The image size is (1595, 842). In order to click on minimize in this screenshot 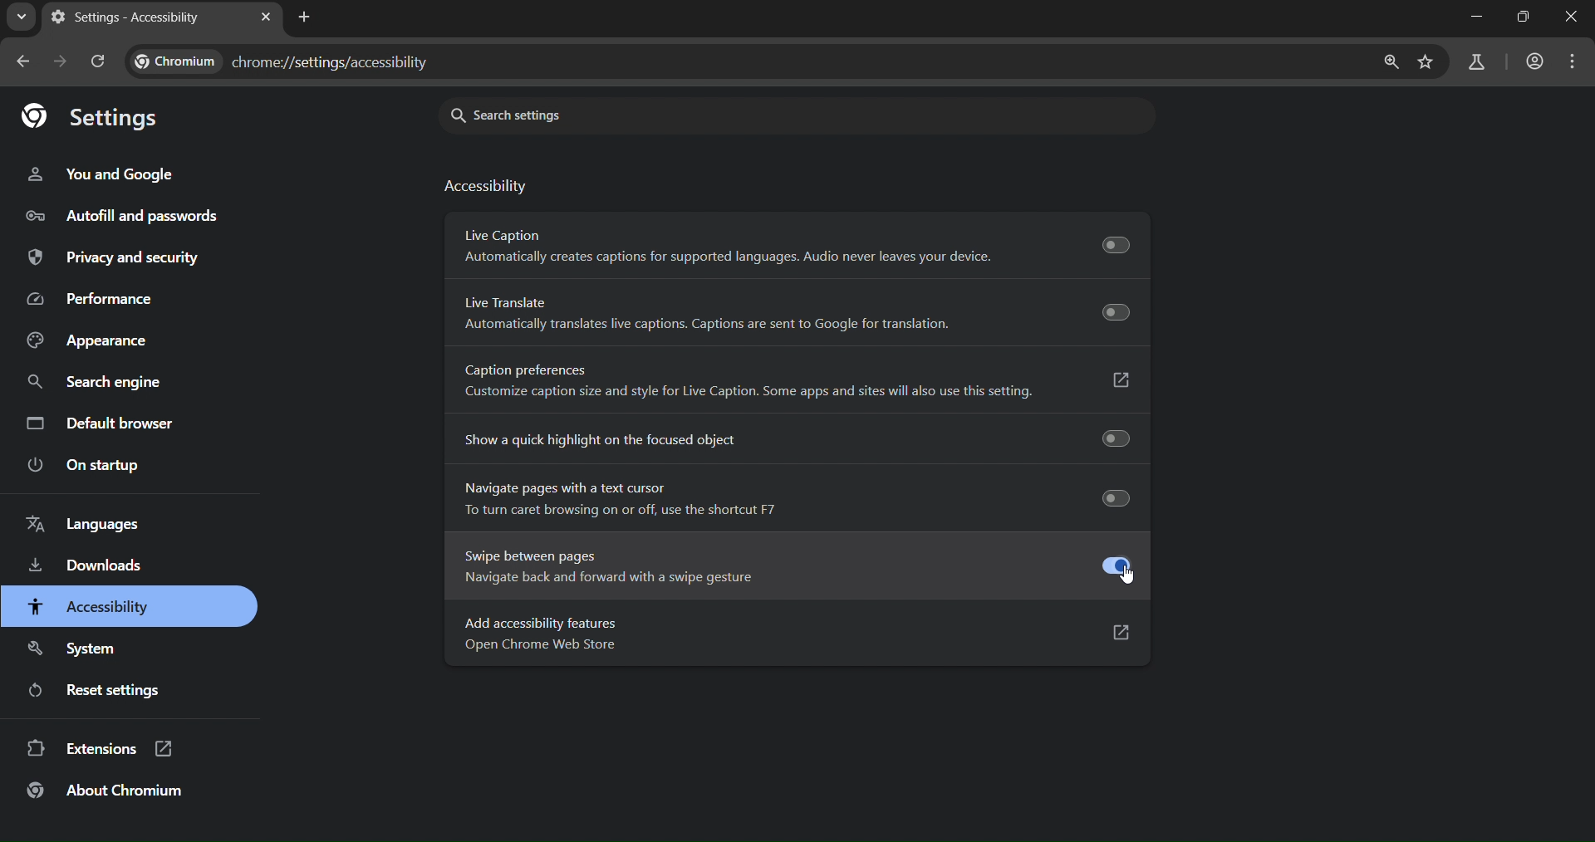, I will do `click(1473, 22)`.